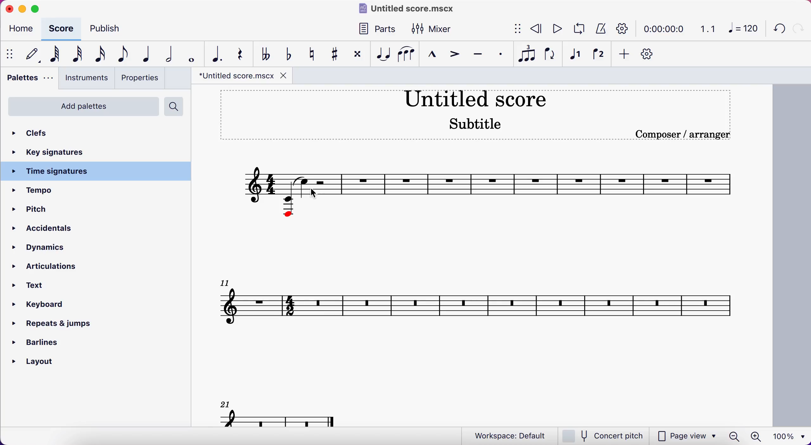 This screenshot has width=811, height=445. I want to click on workspace: default, so click(508, 436).